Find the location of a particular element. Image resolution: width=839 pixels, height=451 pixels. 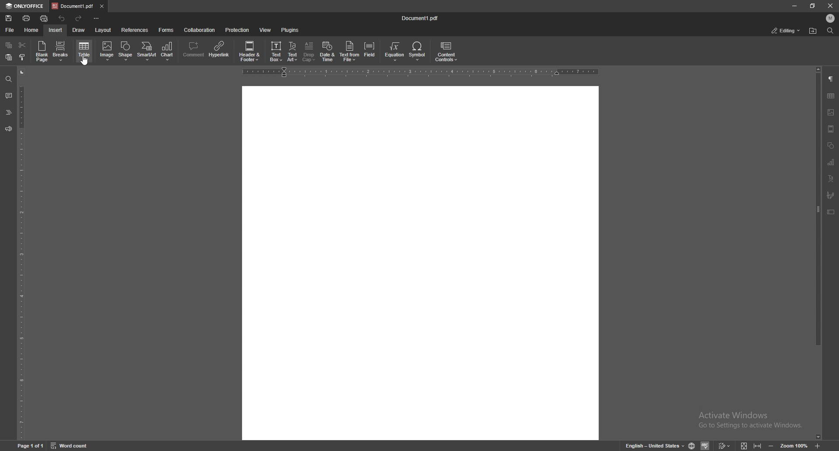

image is located at coordinates (107, 51).